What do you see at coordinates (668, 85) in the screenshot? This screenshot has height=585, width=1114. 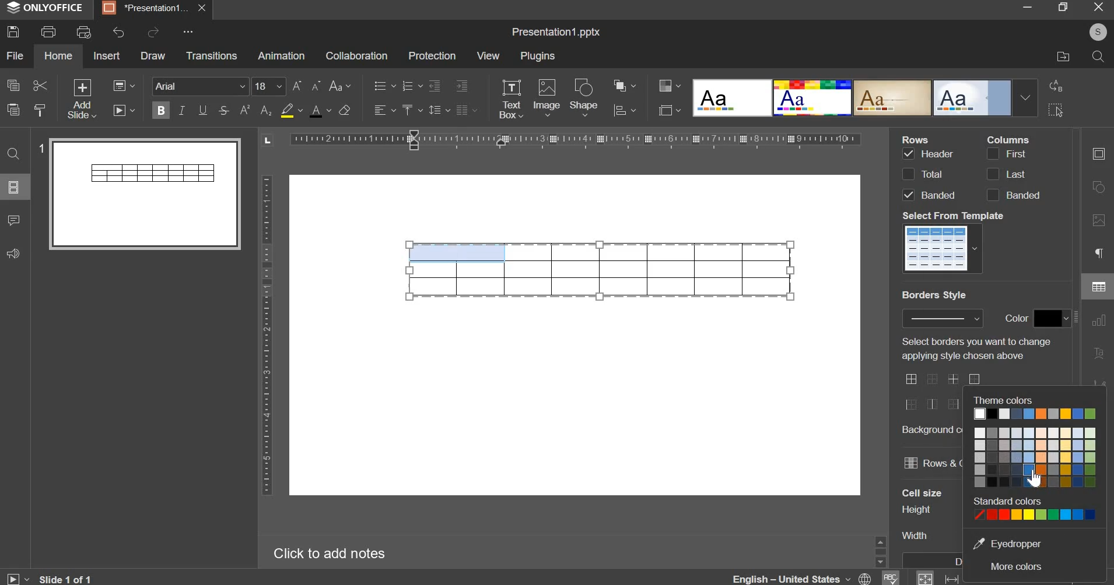 I see `design color` at bounding box center [668, 85].